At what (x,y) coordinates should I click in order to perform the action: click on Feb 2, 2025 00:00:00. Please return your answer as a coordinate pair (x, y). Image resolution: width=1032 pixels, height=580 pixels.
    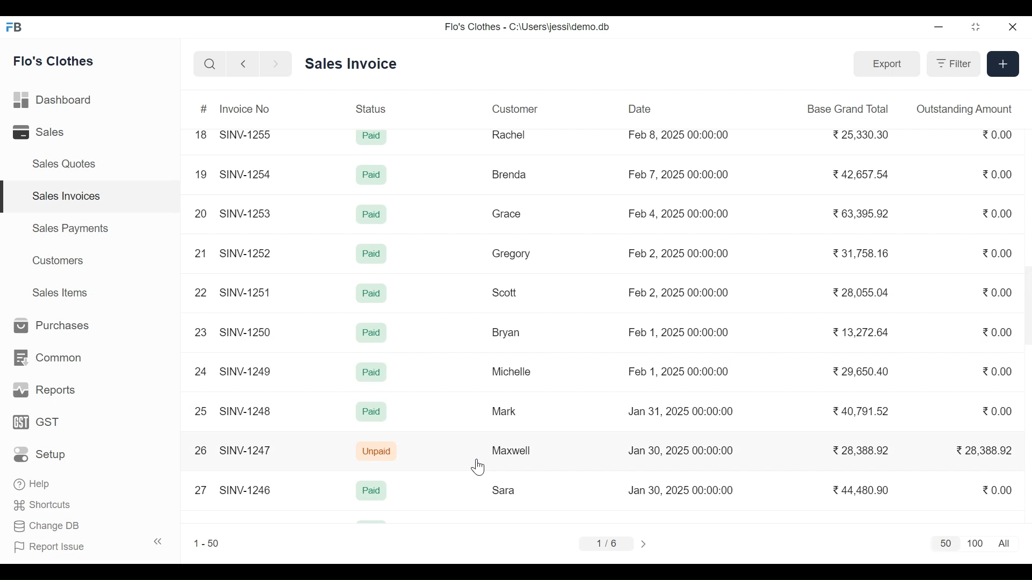
    Looking at the image, I should click on (678, 292).